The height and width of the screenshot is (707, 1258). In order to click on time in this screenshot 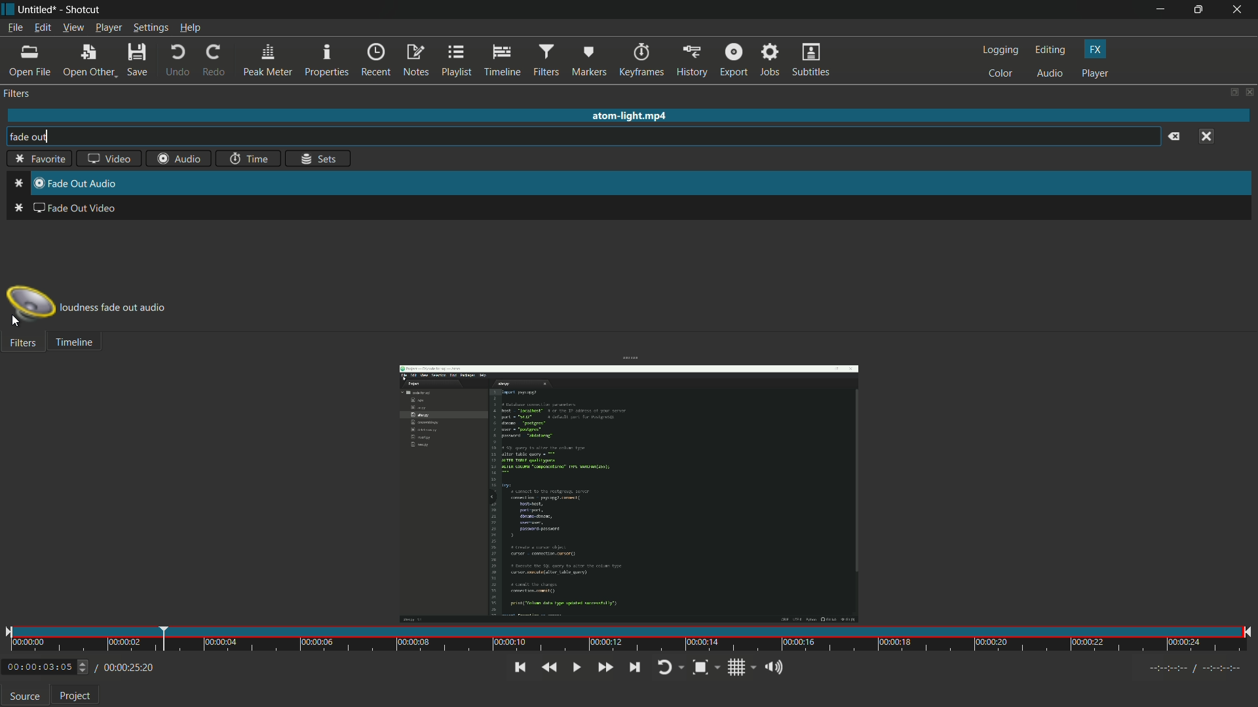, I will do `click(247, 160)`.